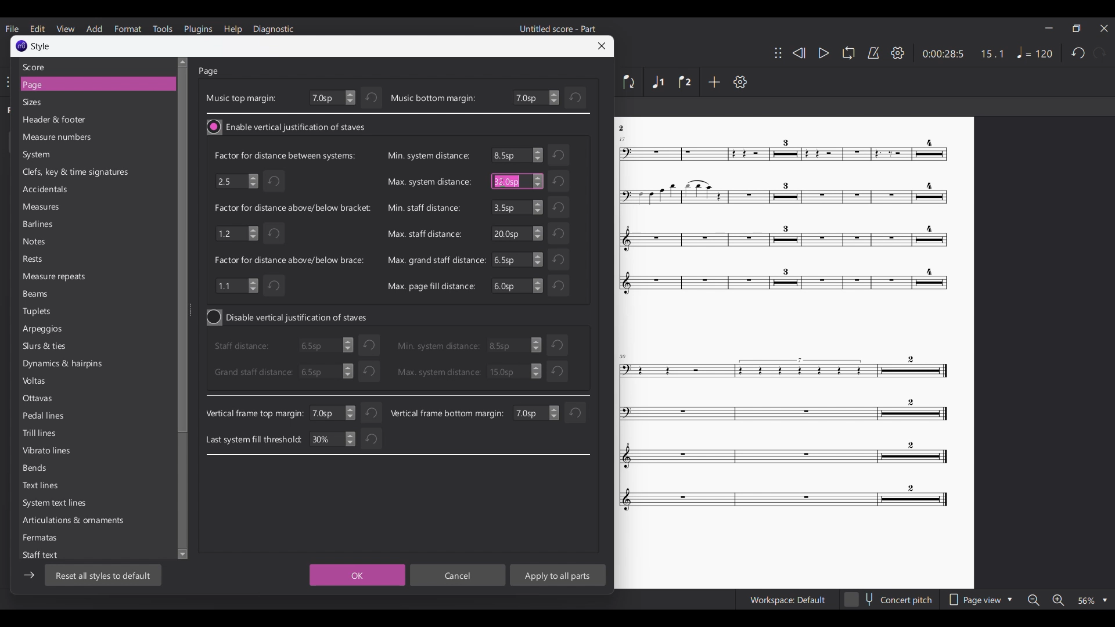  What do you see at coordinates (37, 28) in the screenshot?
I see `Edit menu` at bounding box center [37, 28].